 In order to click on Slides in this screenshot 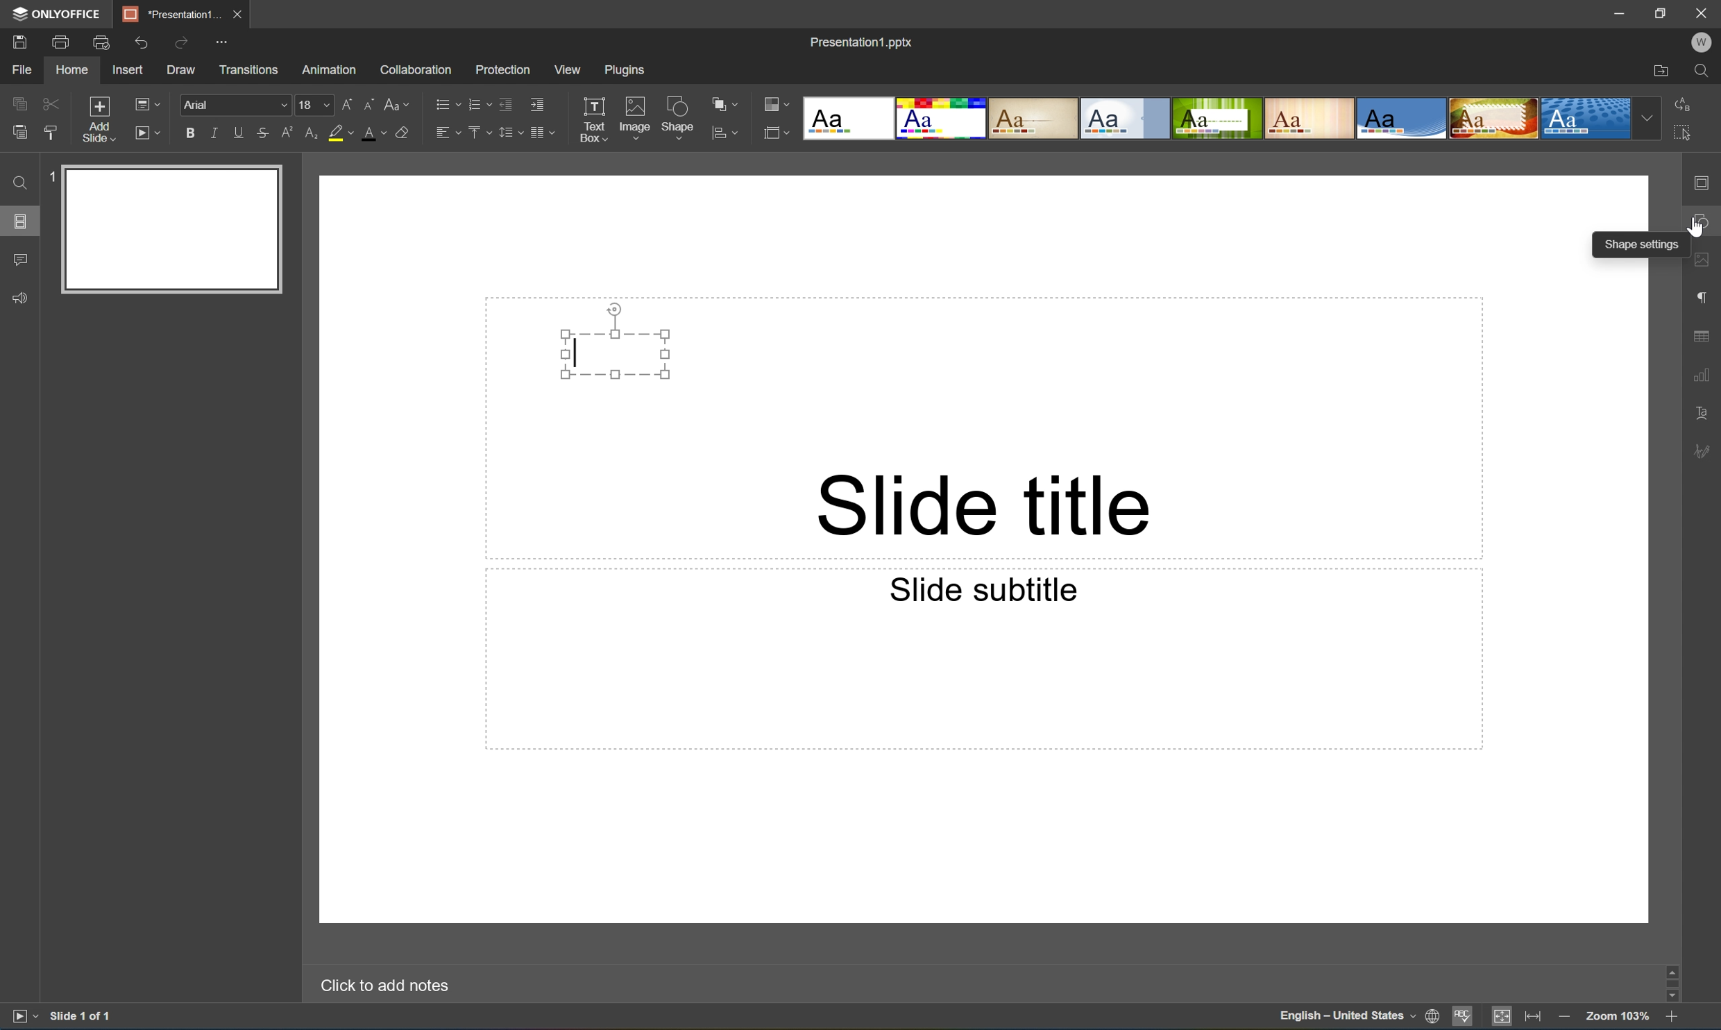, I will do `click(23, 221)`.